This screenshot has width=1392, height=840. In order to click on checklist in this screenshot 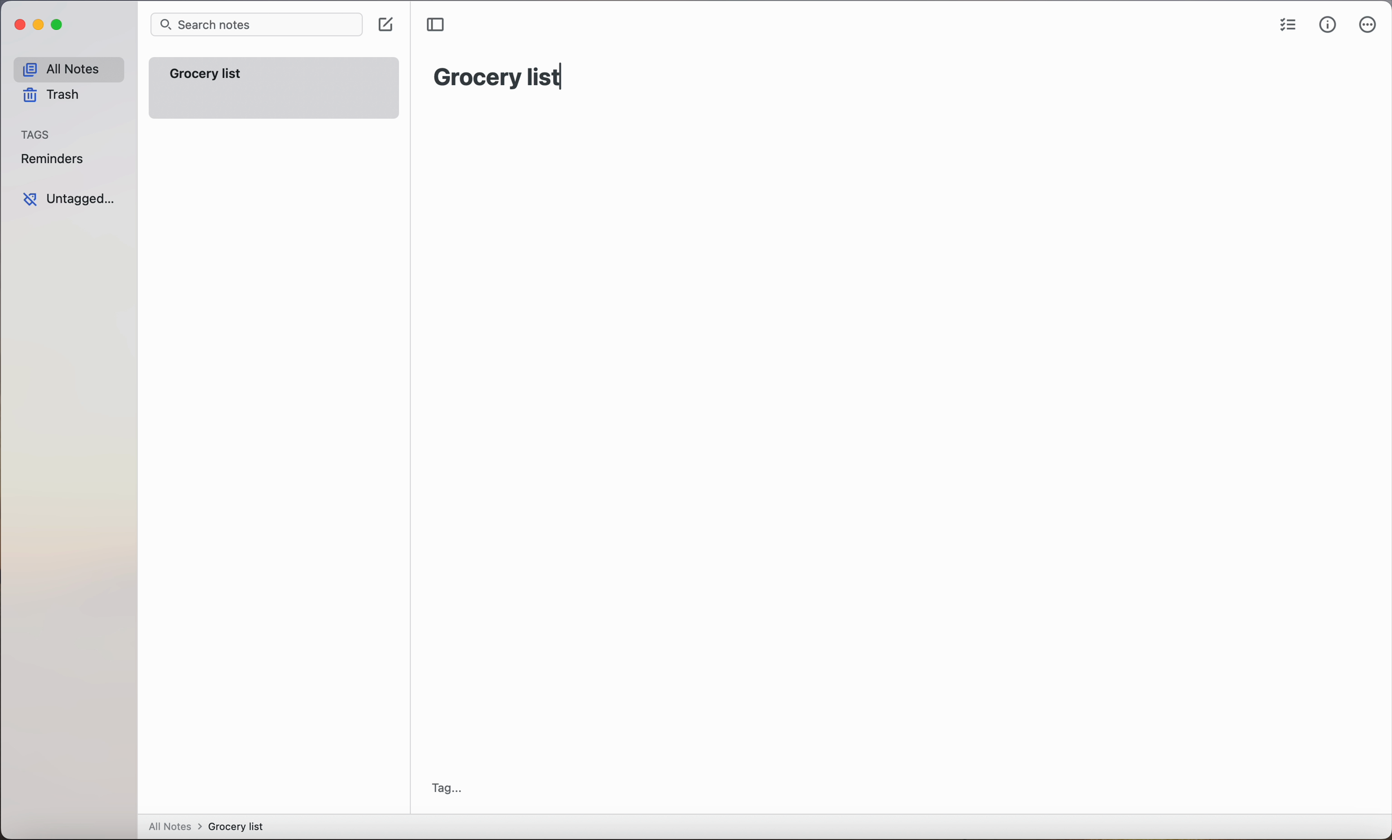, I will do `click(1289, 26)`.